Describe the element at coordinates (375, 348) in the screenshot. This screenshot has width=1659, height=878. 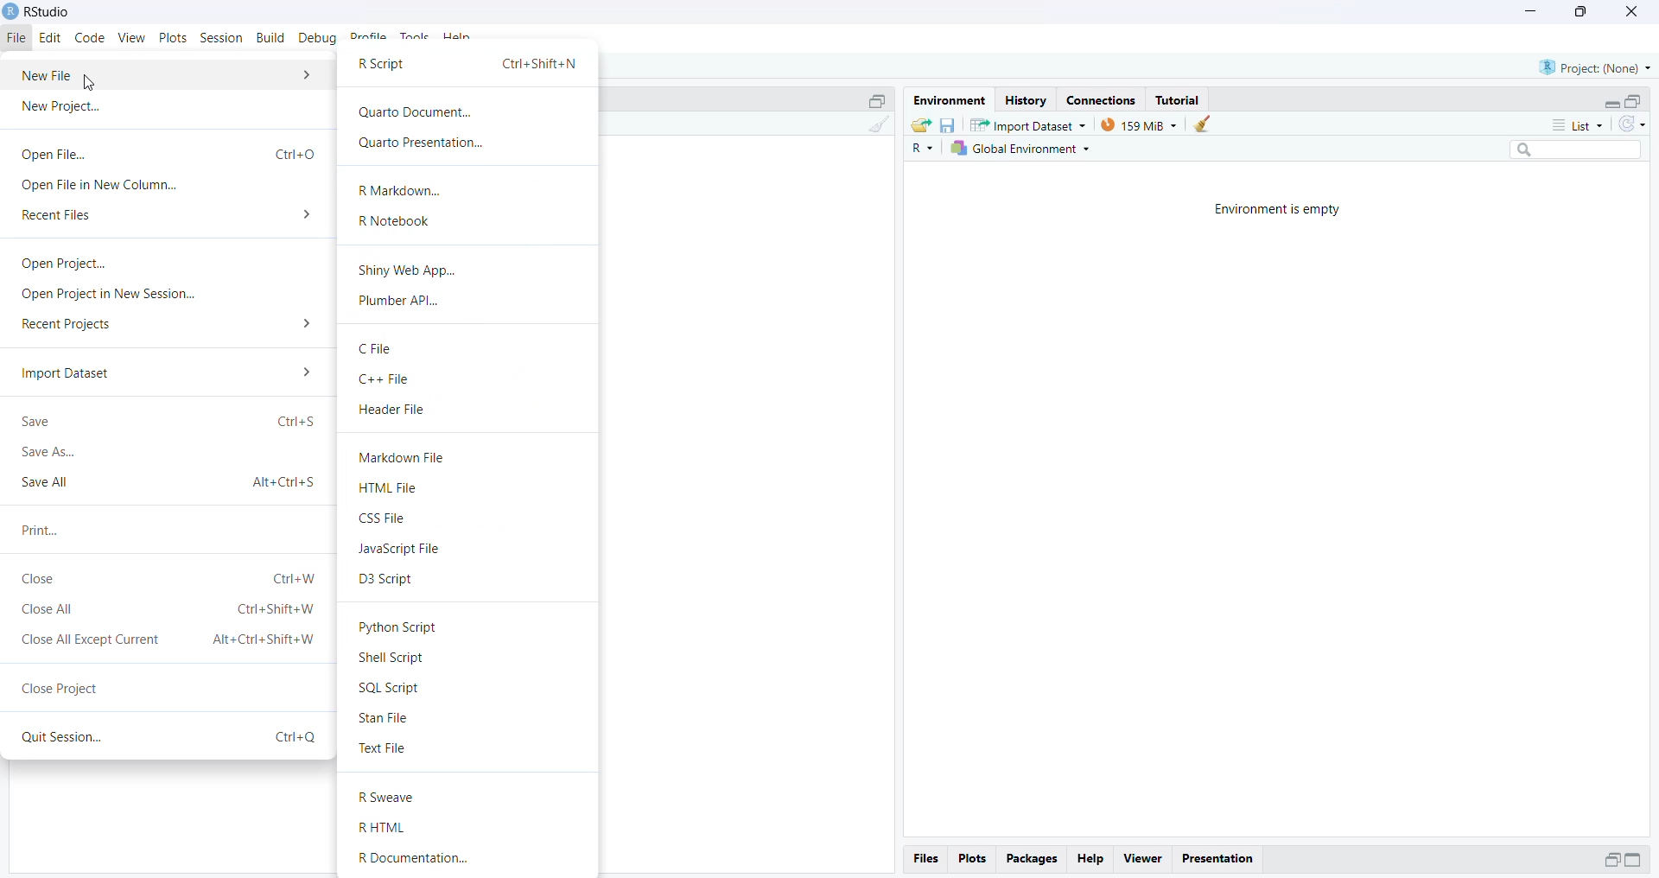
I see `C File` at that location.